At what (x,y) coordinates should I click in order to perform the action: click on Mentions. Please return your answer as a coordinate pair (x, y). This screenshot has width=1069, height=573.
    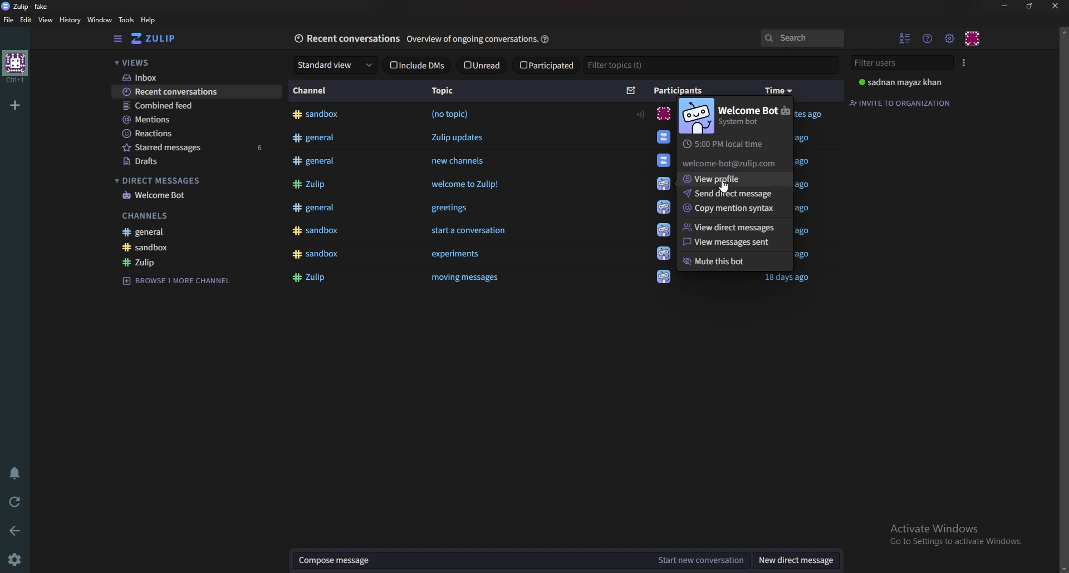
    Looking at the image, I should click on (192, 120).